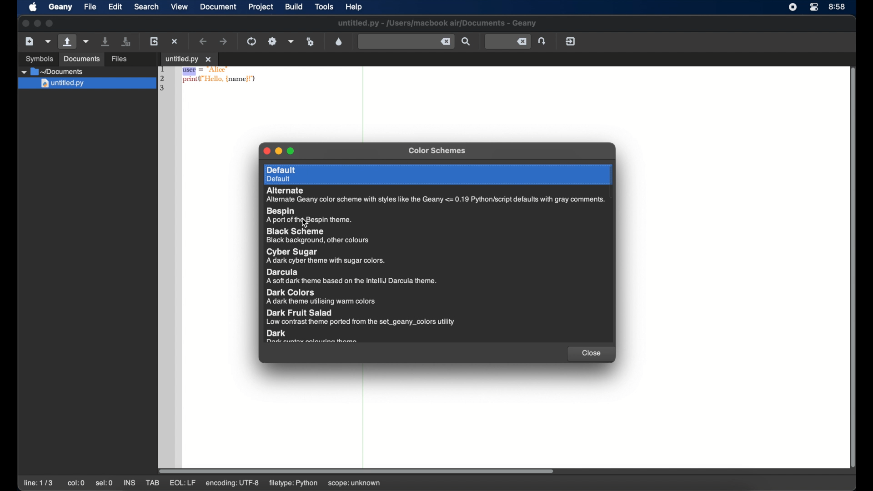  What do you see at coordinates (87, 84) in the screenshot?
I see `untitled.py` at bounding box center [87, 84].